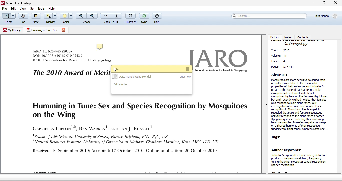 The width and height of the screenshot is (342, 181). Describe the element at coordinates (144, 18) in the screenshot. I see `sync` at that location.